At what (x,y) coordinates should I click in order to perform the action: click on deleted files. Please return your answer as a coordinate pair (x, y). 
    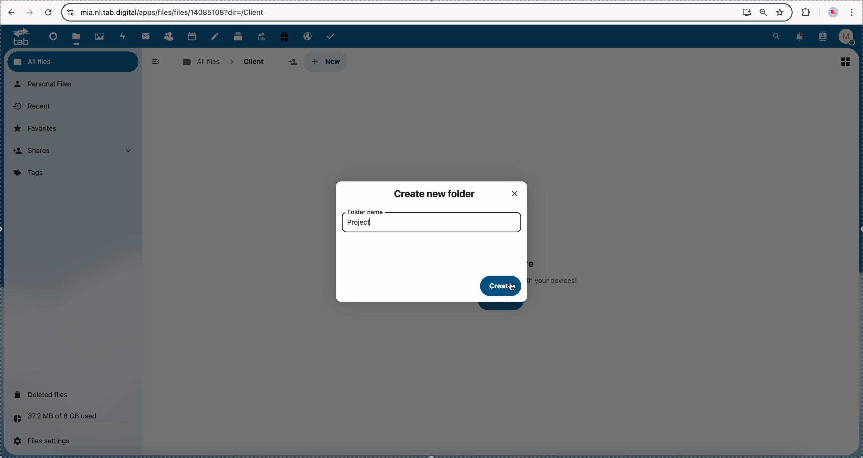
    Looking at the image, I should click on (43, 394).